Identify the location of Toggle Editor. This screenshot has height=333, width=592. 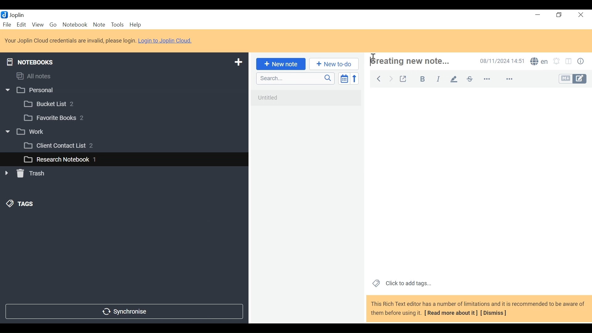
(573, 79).